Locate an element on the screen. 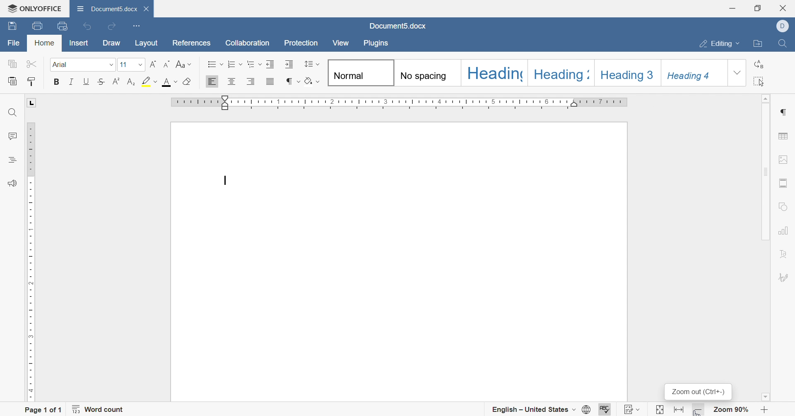 This screenshot has width=795, height=416. zoom out is located at coordinates (698, 392).